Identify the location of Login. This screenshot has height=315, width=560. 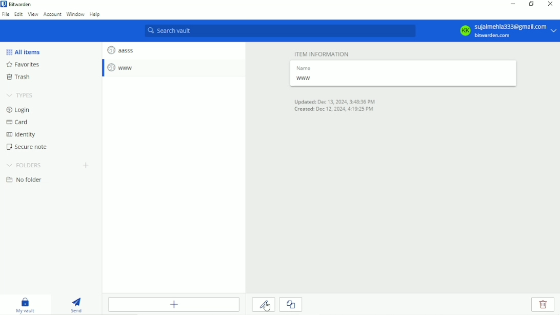
(18, 110).